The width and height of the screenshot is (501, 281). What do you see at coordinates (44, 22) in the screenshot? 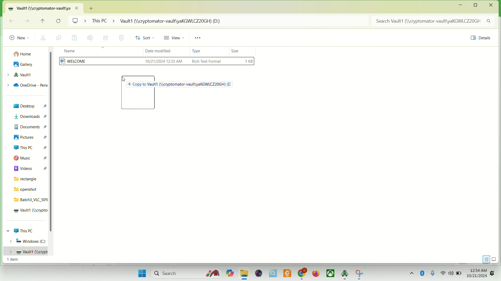
I see `up to` at bounding box center [44, 22].